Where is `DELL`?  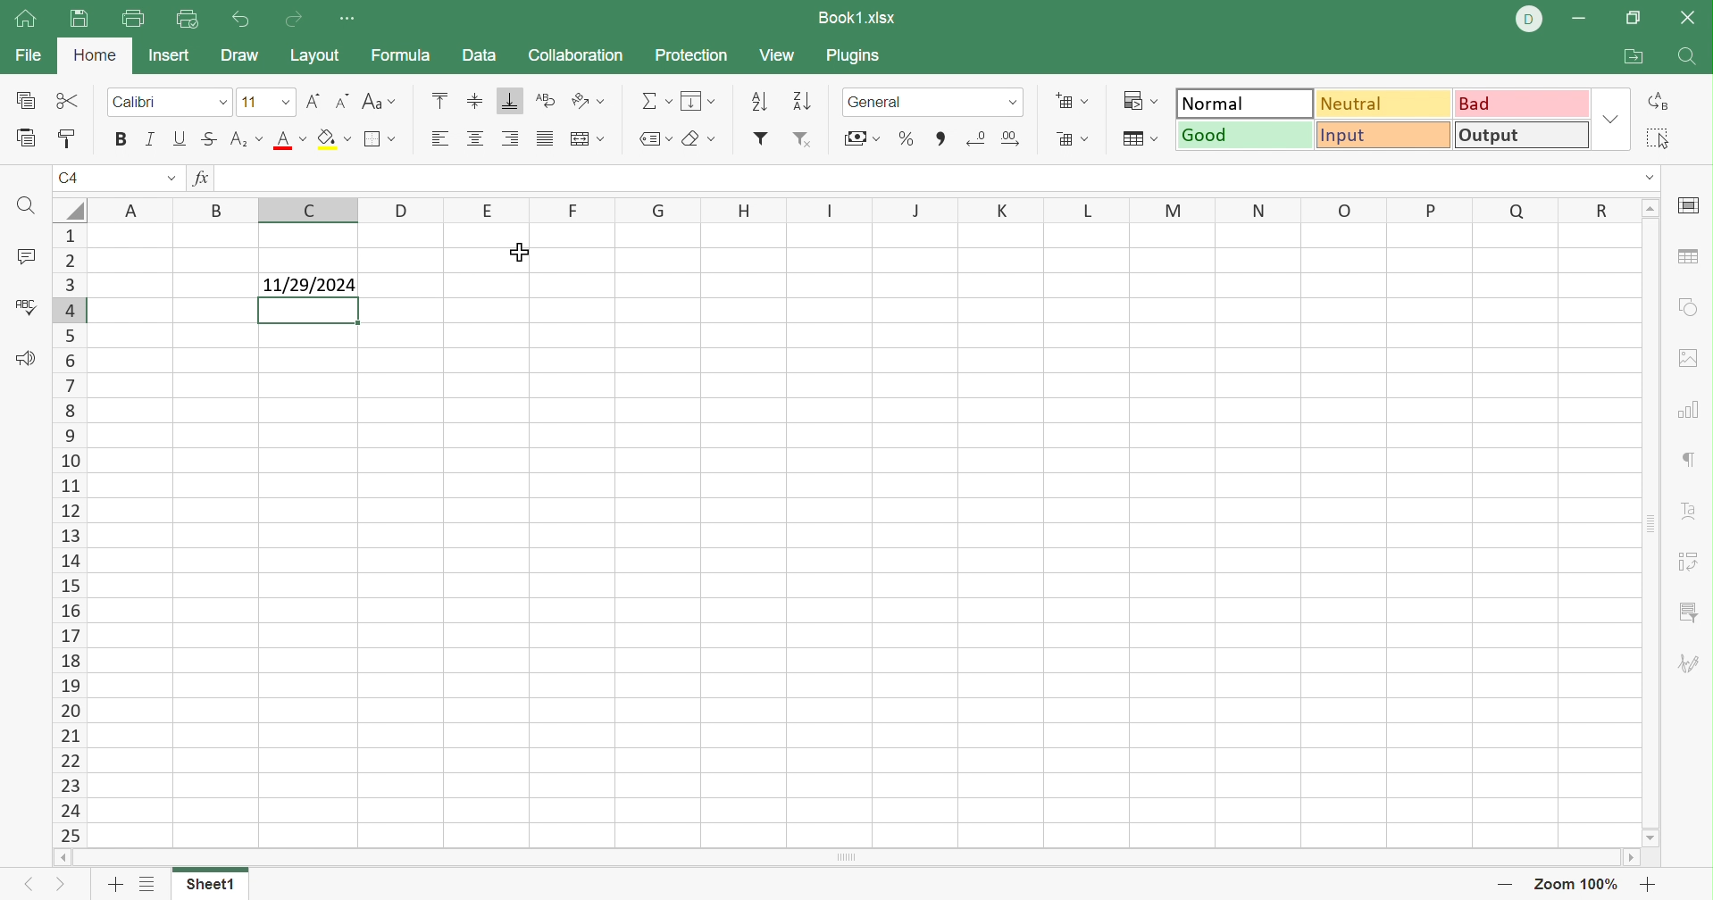
DELL is located at coordinates (1527, 19).